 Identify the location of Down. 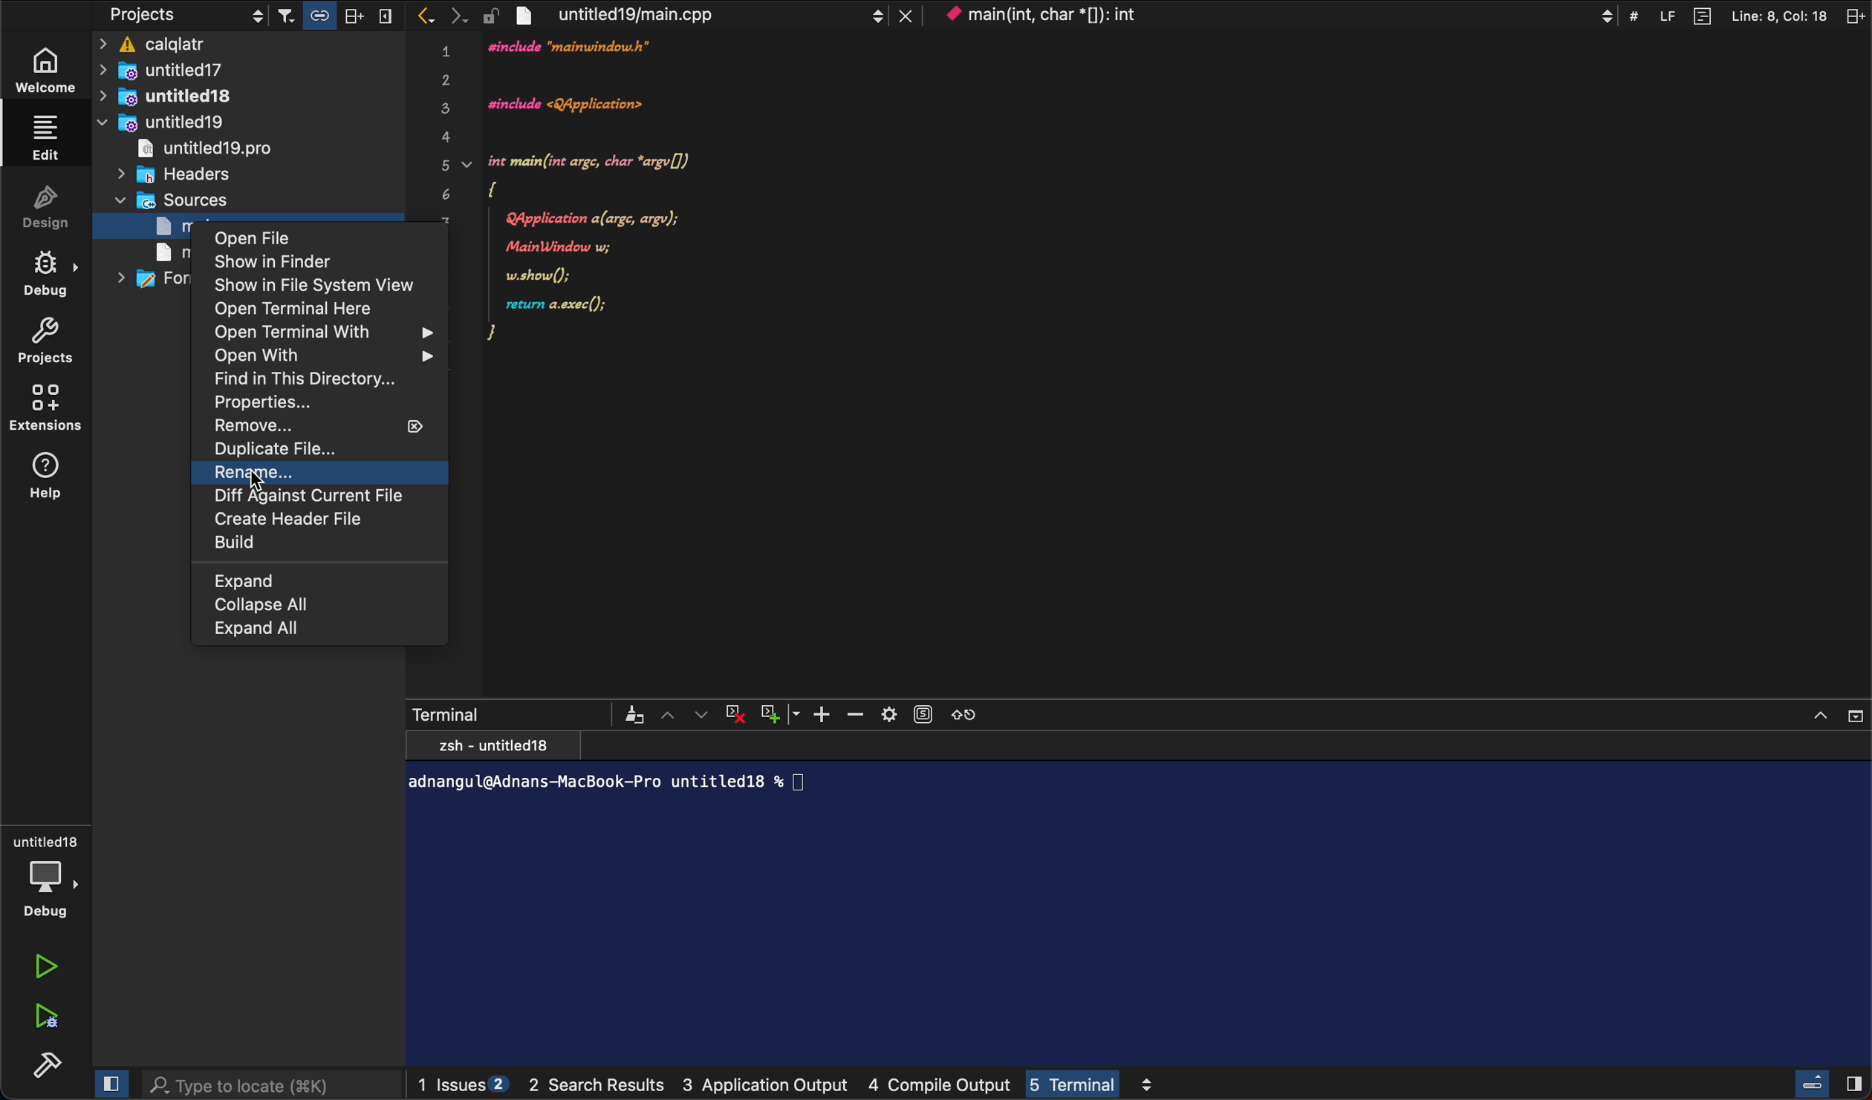
(704, 713).